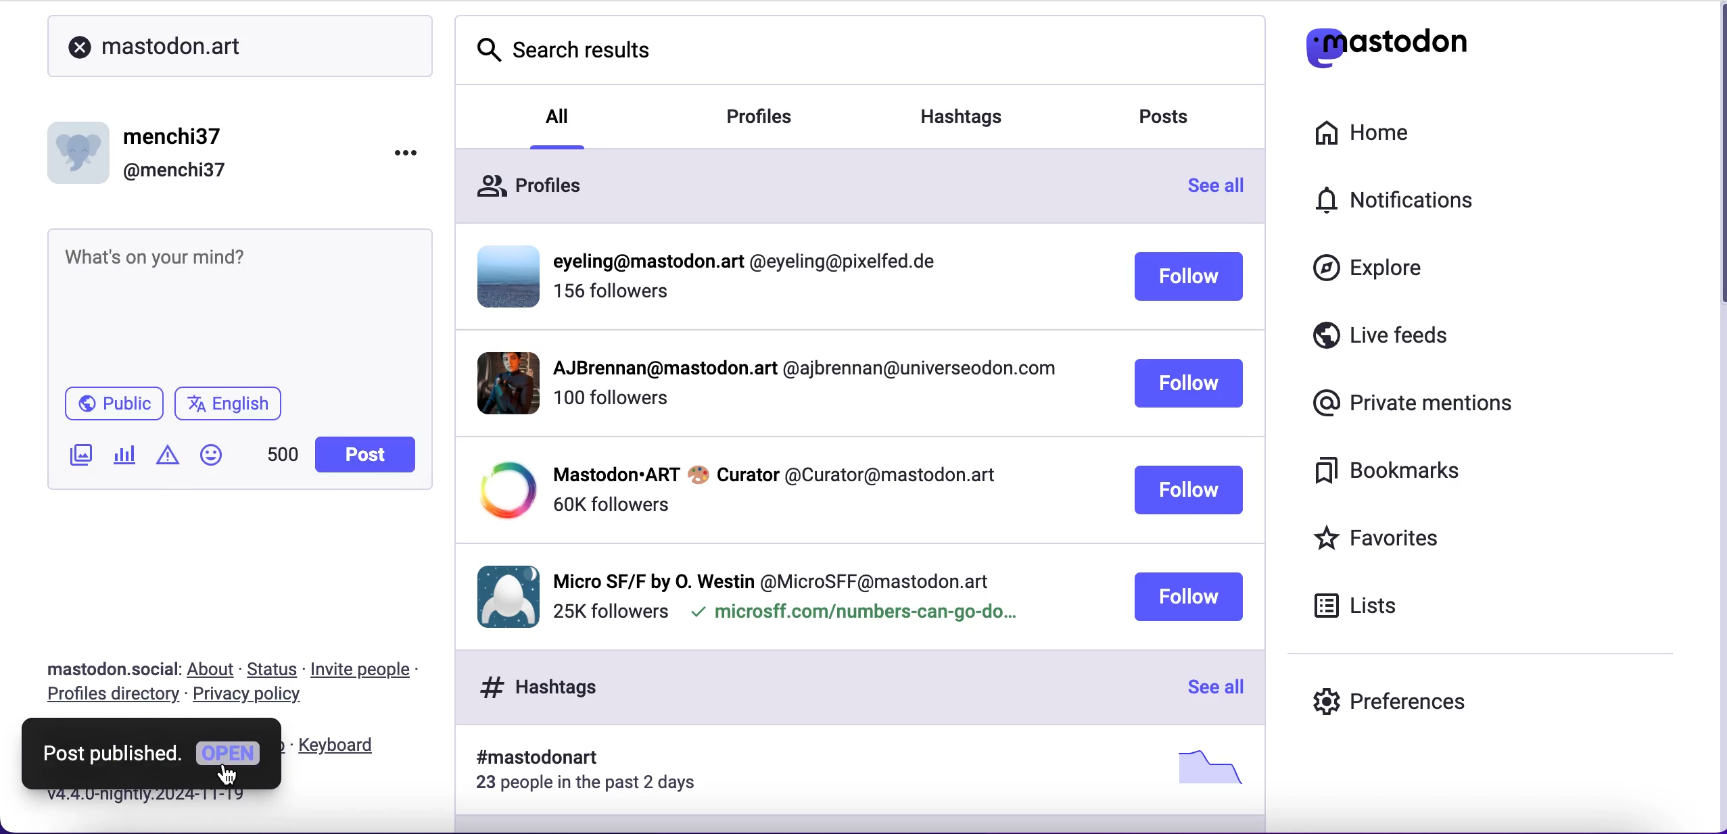 The image size is (1727, 834). What do you see at coordinates (78, 457) in the screenshot?
I see `add image` at bounding box center [78, 457].